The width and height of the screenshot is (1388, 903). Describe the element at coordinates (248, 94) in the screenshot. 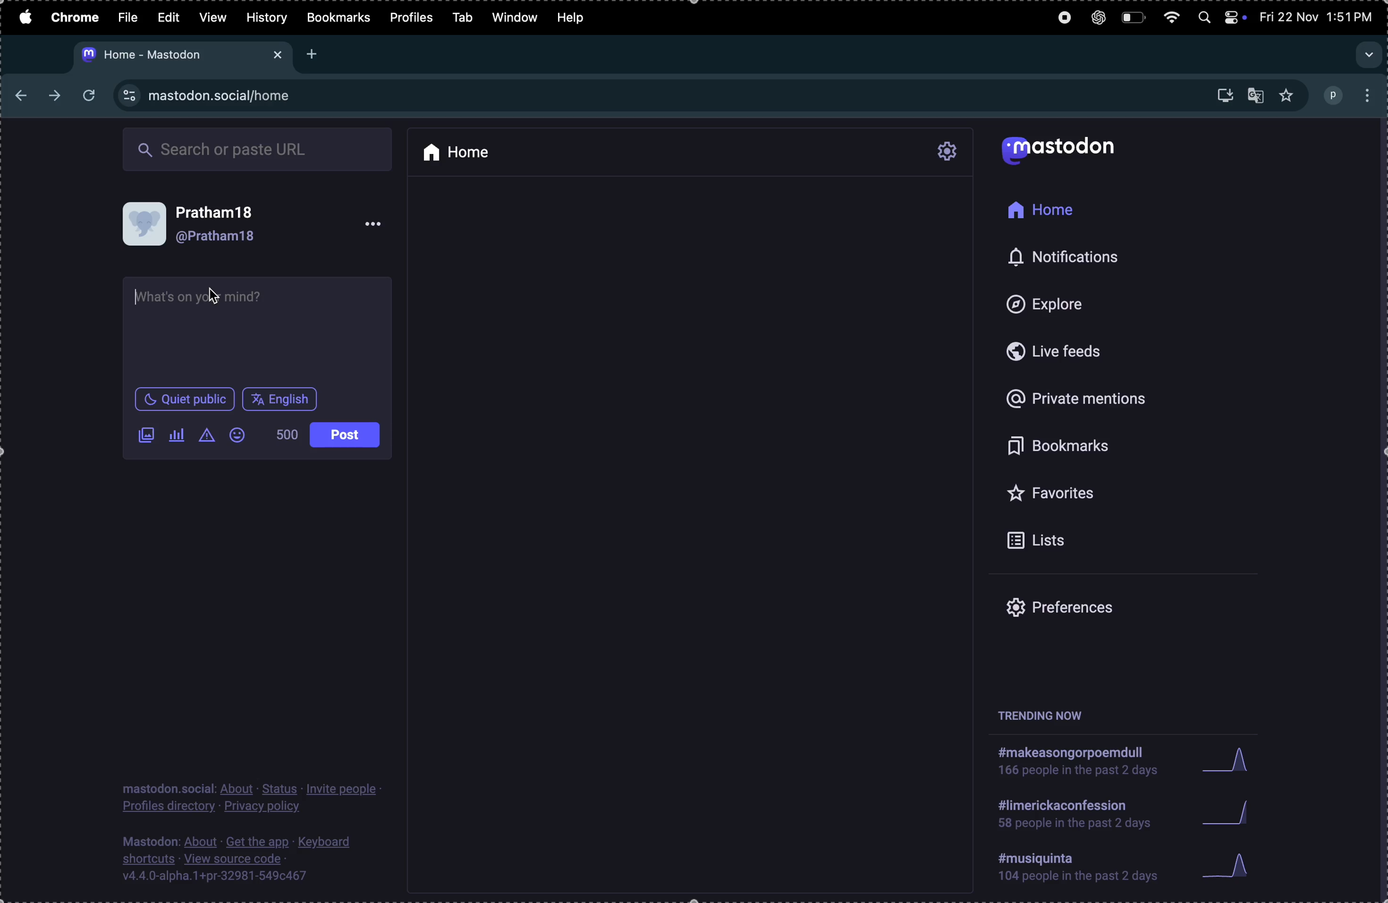

I see `site url` at that location.